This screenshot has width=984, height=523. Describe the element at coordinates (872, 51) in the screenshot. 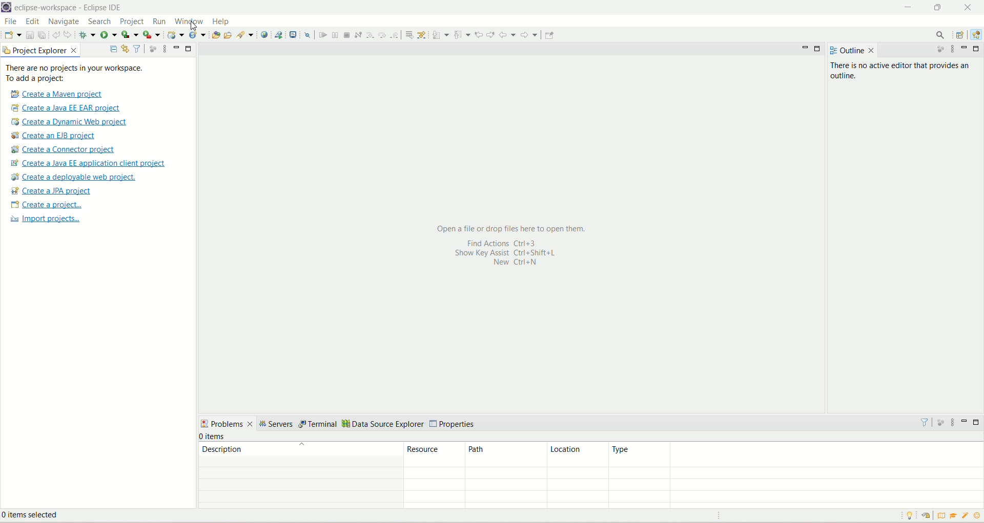

I see `close` at that location.